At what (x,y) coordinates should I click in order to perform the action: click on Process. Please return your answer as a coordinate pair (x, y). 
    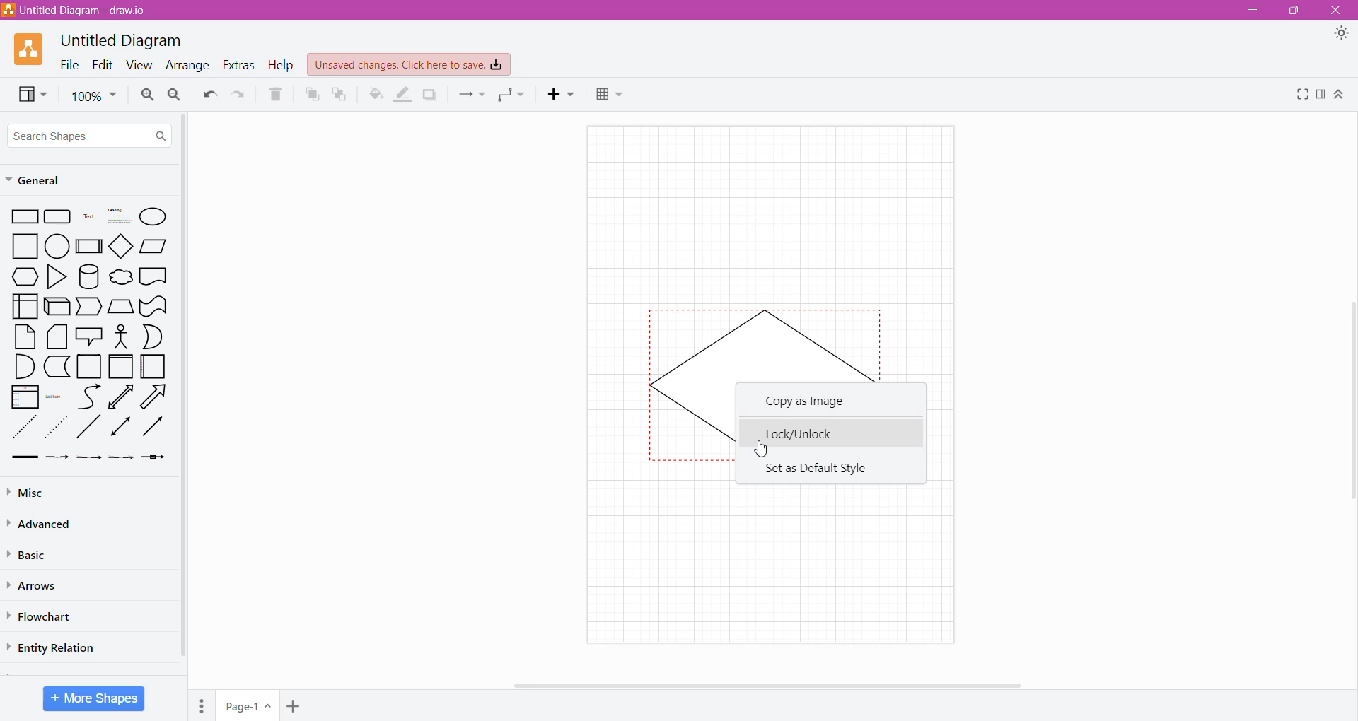
    Looking at the image, I should click on (90, 245).